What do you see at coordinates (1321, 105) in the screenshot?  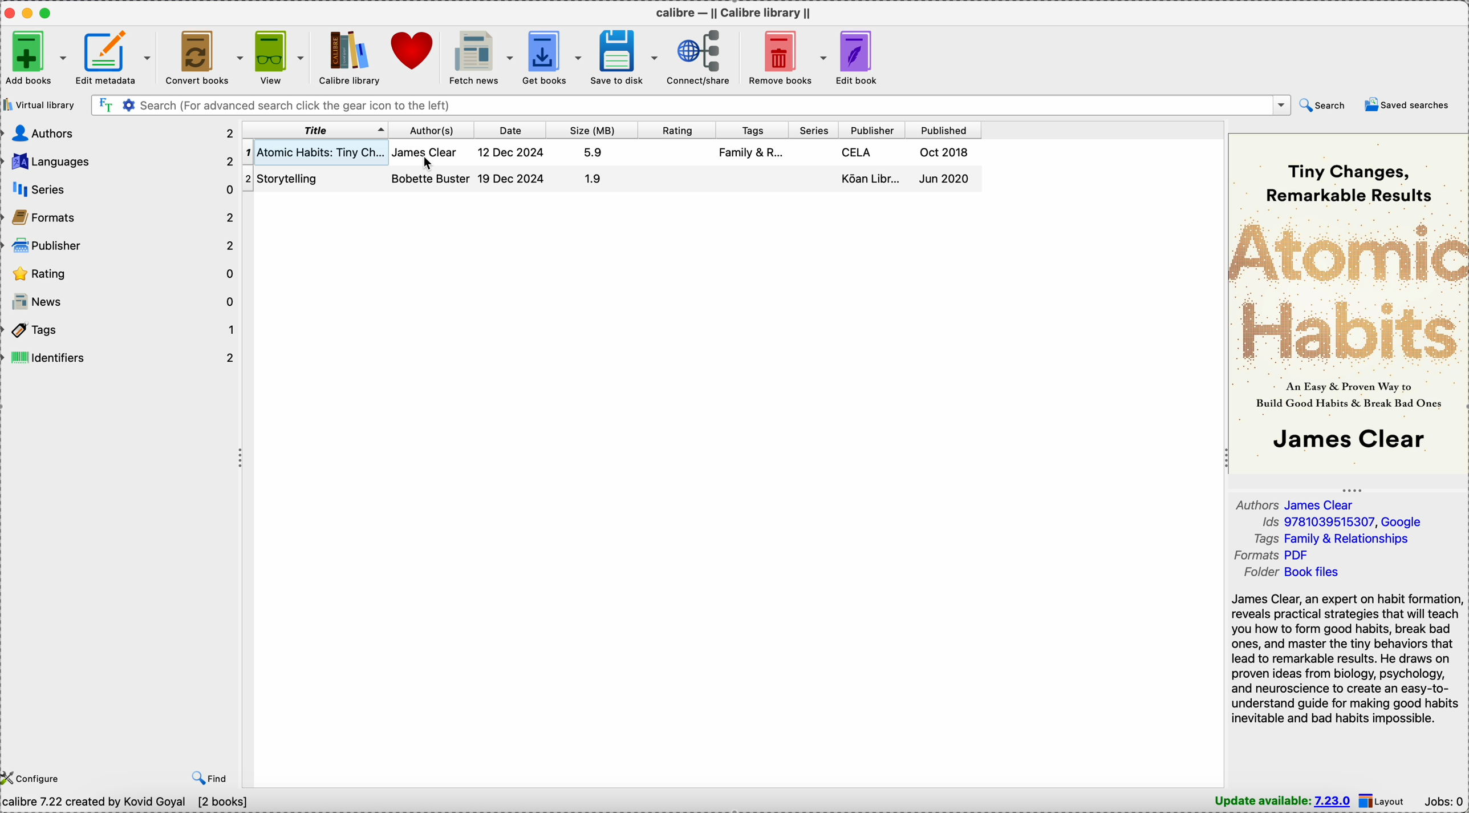 I see `search` at bounding box center [1321, 105].